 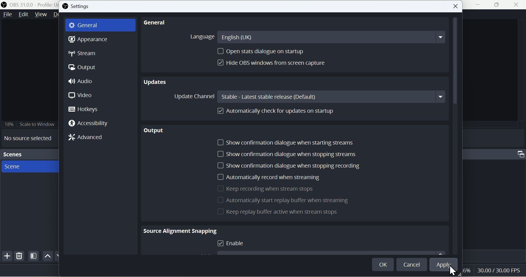 I want to click on General, so click(x=155, y=23).